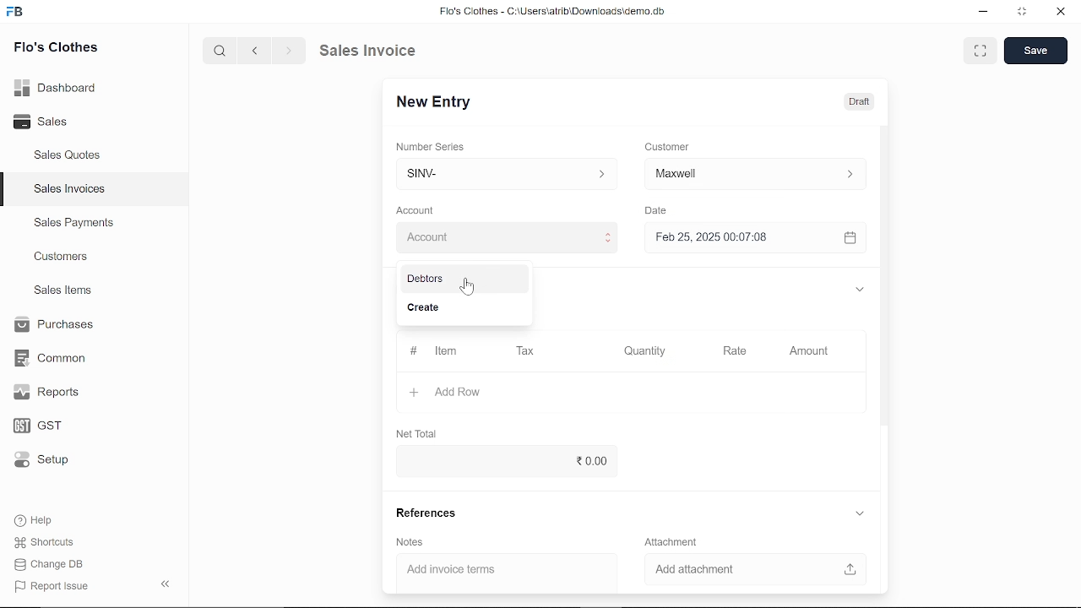 Image resolution: width=1081 pixels, height=608 pixels. Describe the element at coordinates (52, 585) in the screenshot. I see `Report Issue` at that location.